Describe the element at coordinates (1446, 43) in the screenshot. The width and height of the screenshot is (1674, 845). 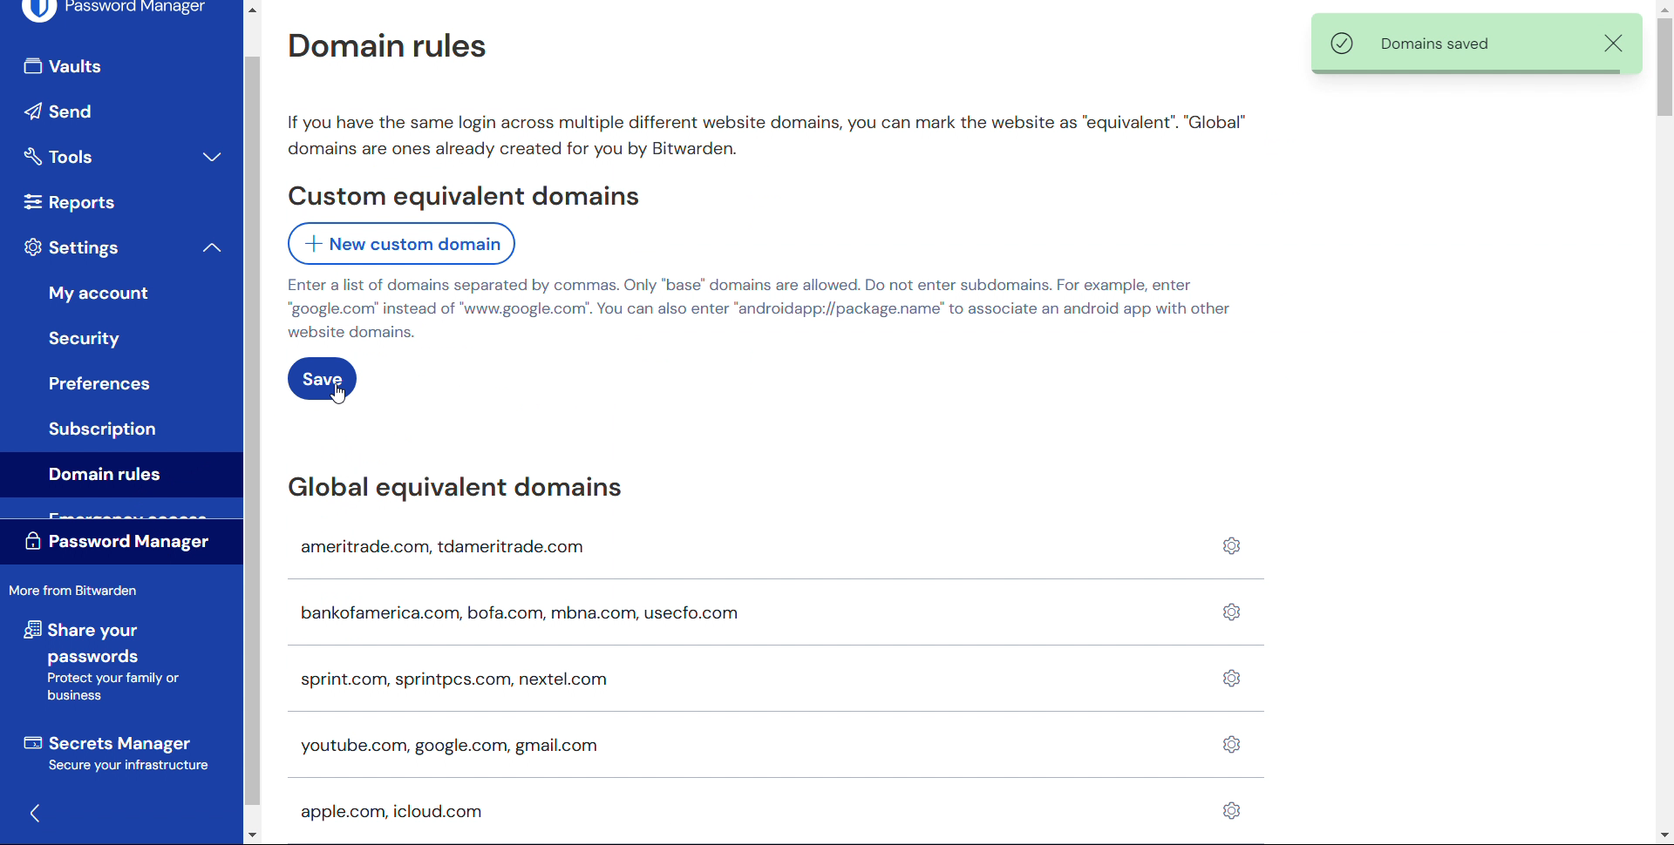
I see `Domains saved ` at that location.